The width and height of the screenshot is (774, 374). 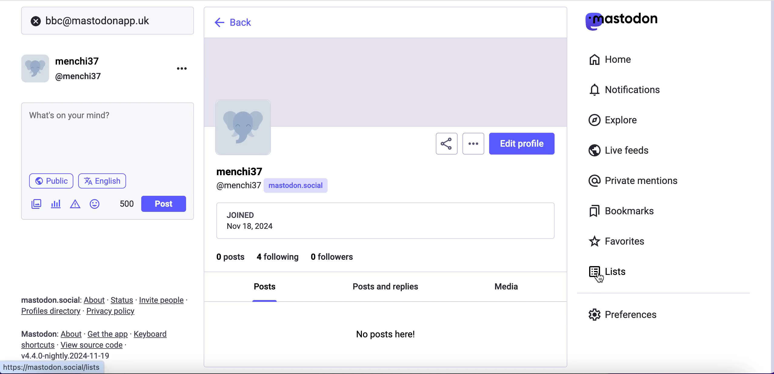 I want to click on mastodon social, so click(x=42, y=300).